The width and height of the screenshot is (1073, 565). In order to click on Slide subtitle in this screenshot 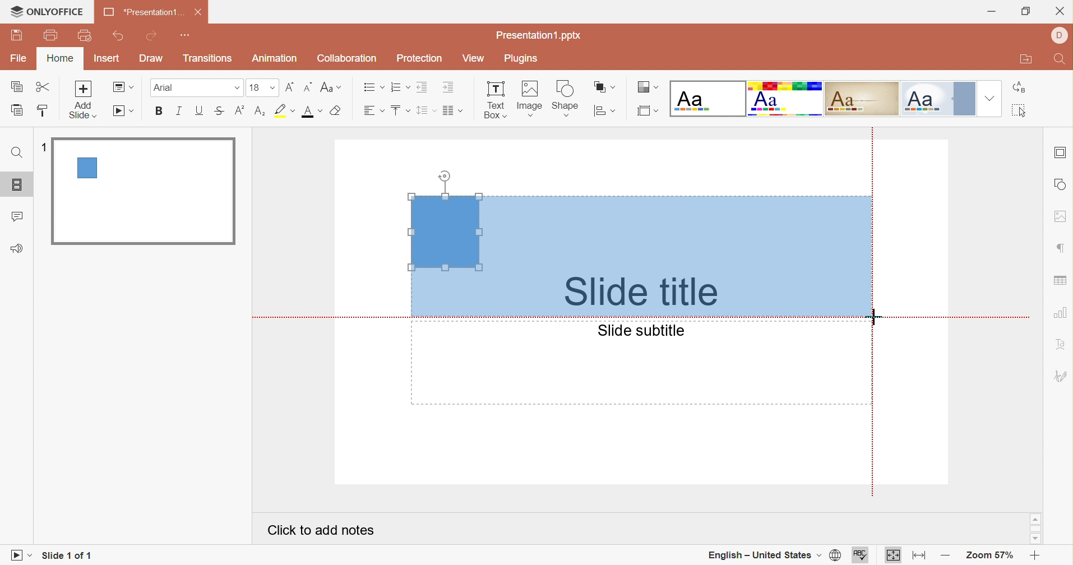, I will do `click(640, 330)`.